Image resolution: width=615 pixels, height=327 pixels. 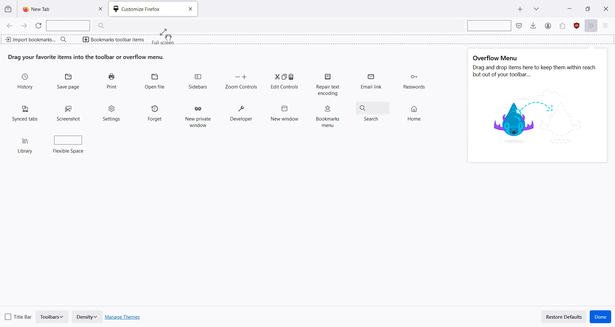 I want to click on Passwords, so click(x=414, y=82).